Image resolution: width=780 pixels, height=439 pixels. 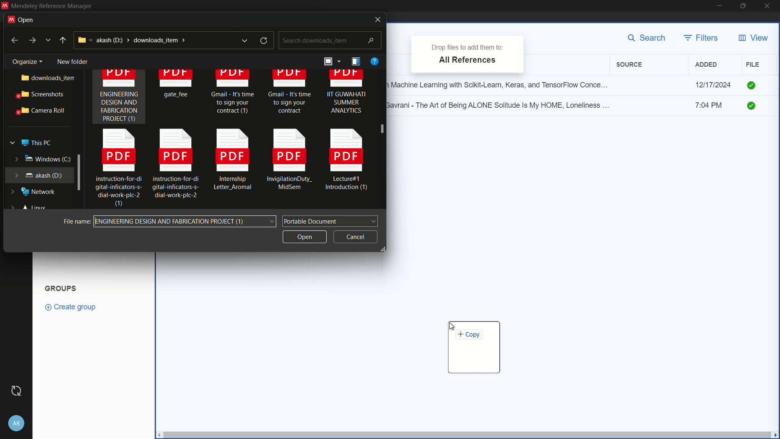 I want to click on Gmail - It's time
to sign your
contract (1), so click(x=232, y=96).